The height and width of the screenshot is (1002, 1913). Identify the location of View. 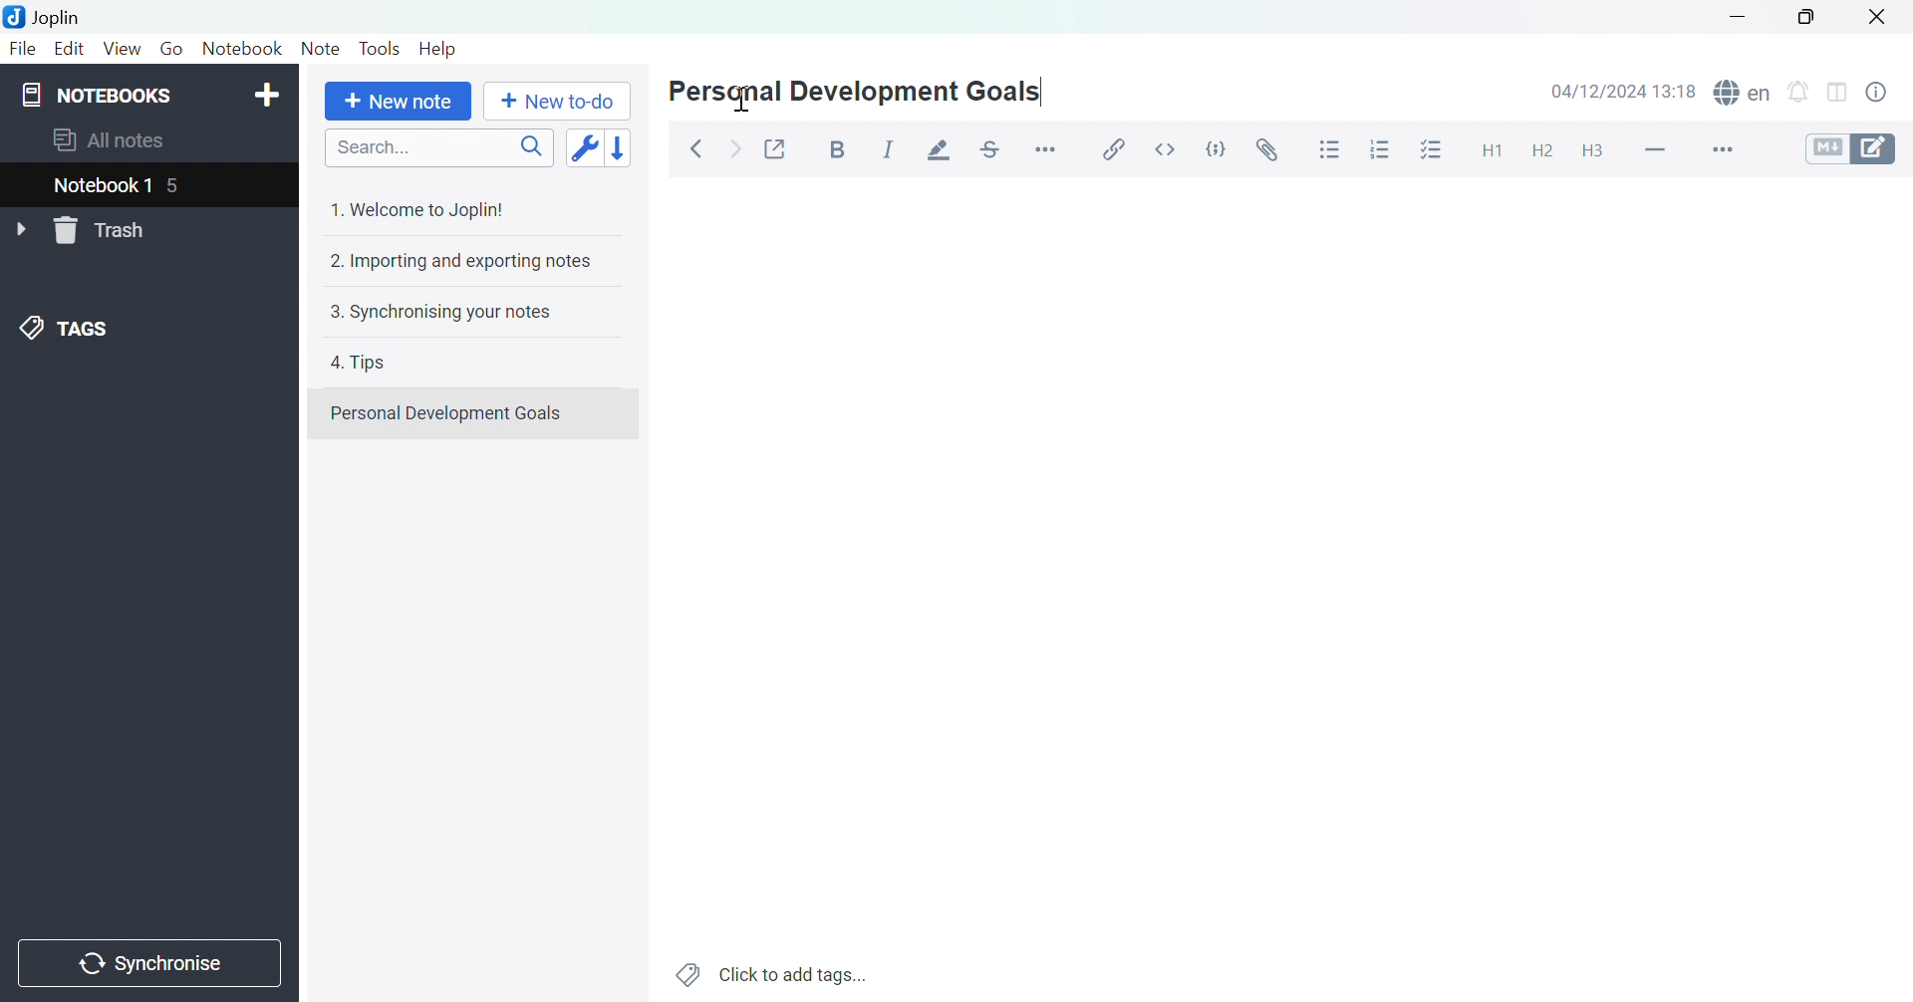
(121, 49).